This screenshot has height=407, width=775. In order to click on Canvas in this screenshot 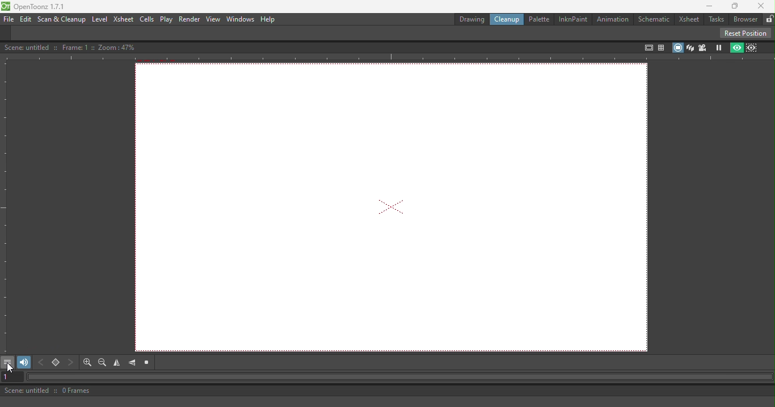, I will do `click(395, 208)`.